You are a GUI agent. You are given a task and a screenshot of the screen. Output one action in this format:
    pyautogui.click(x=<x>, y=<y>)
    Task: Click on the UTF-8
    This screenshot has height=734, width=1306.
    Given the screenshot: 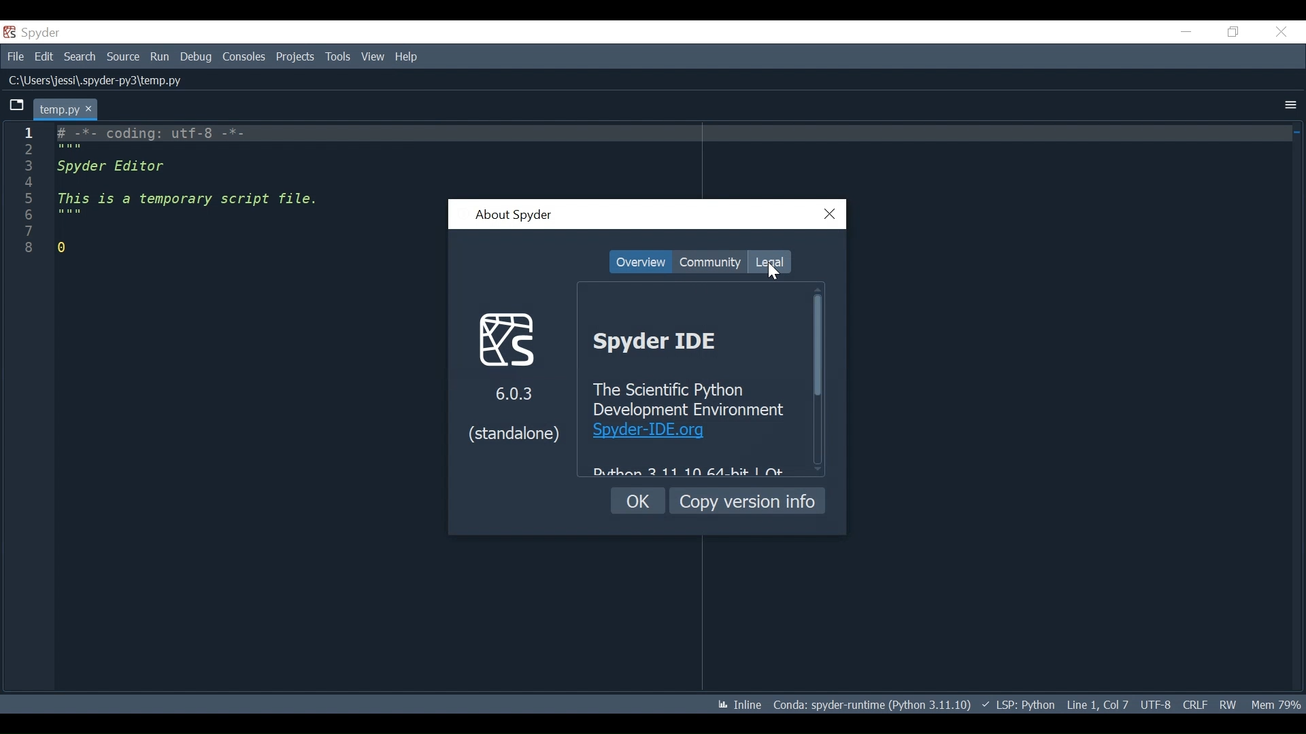 What is the action you would take?
    pyautogui.click(x=1158, y=703)
    